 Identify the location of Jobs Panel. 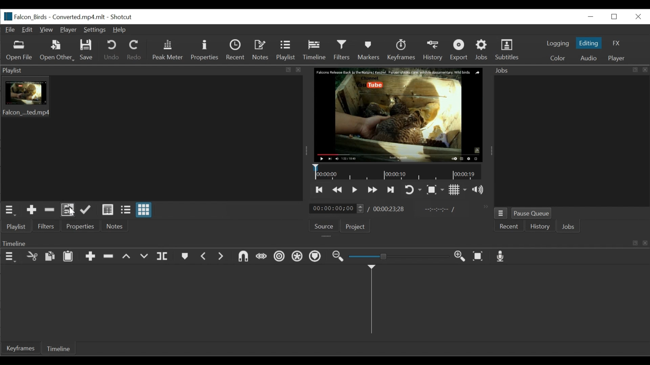
(571, 141).